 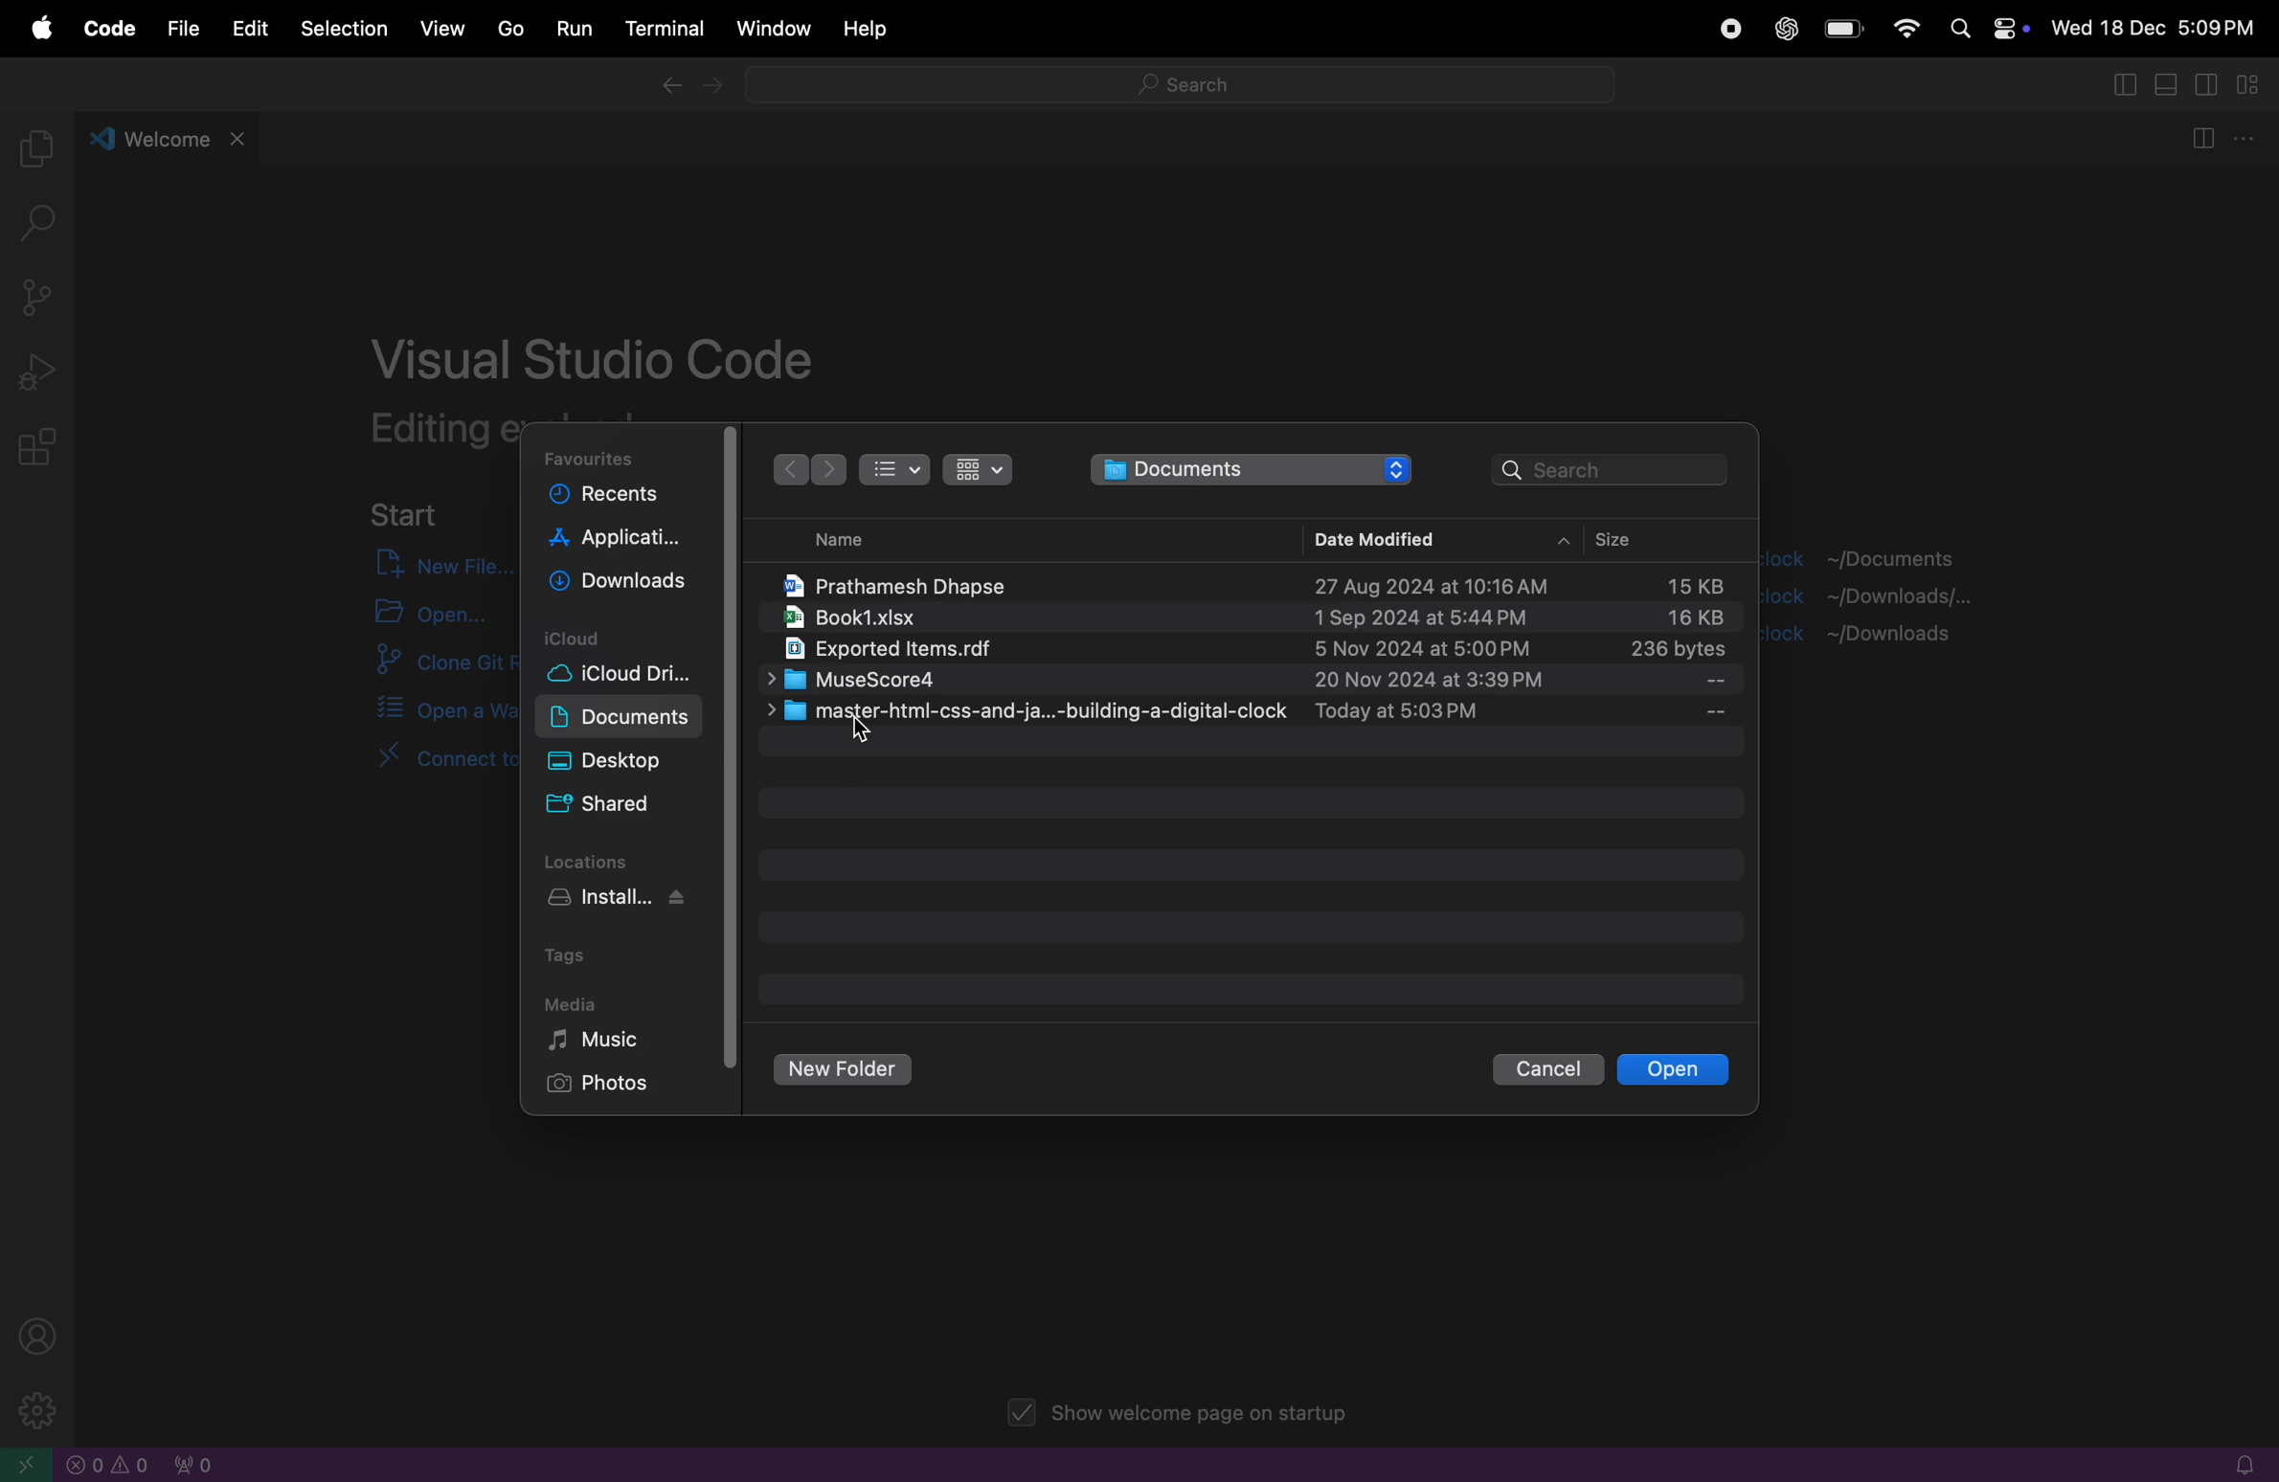 What do you see at coordinates (1252, 681) in the screenshot?
I see `file` at bounding box center [1252, 681].